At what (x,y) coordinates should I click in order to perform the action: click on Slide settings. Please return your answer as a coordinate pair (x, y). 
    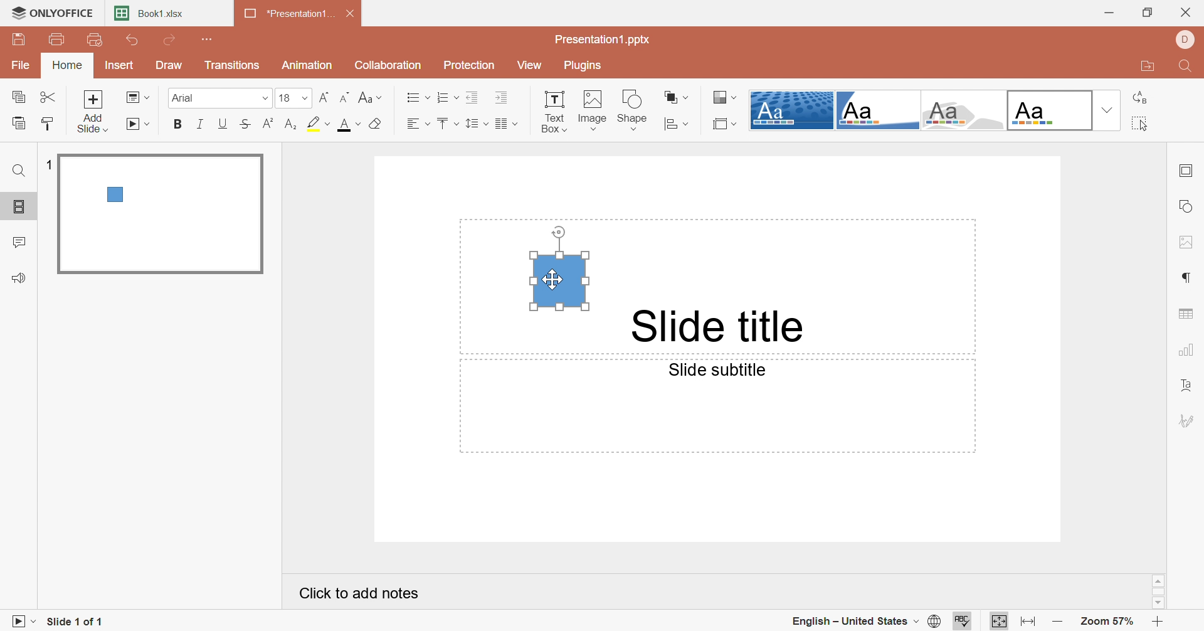
    Looking at the image, I should click on (1188, 171).